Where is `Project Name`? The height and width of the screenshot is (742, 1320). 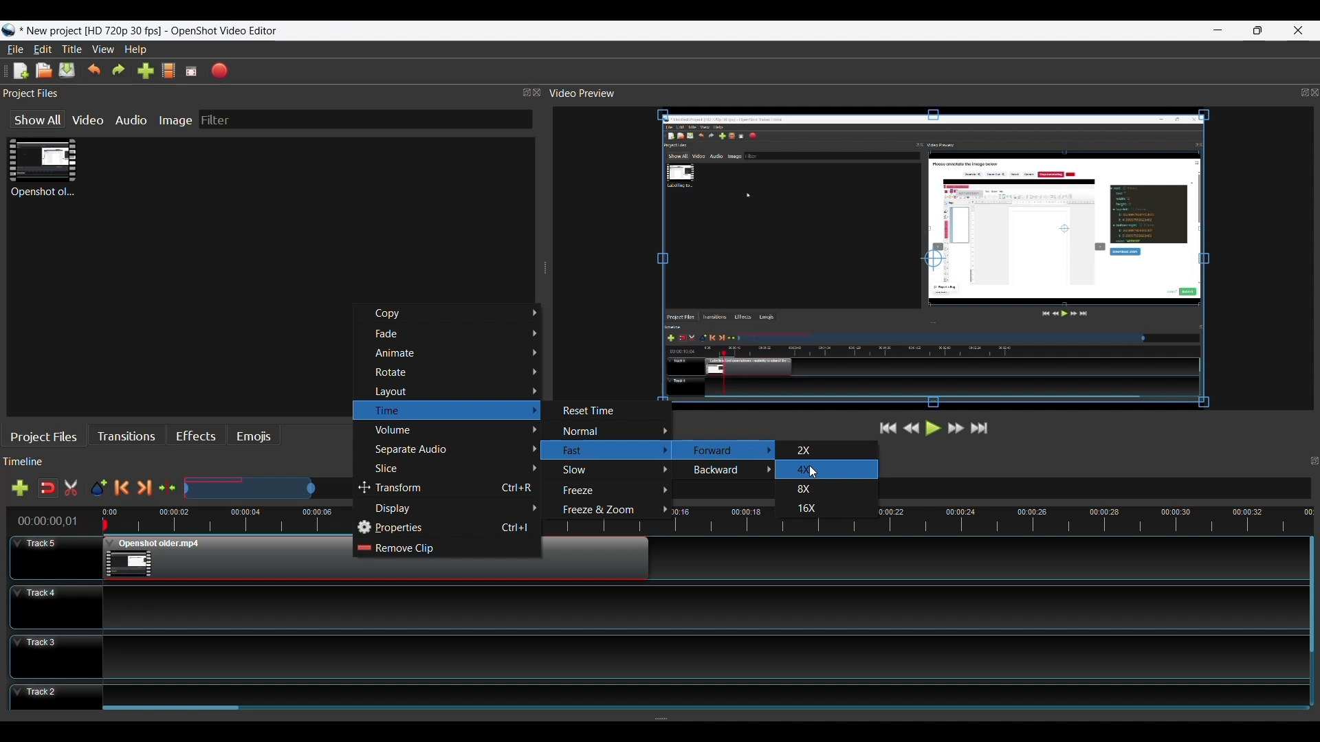
Project Name is located at coordinates (93, 32).